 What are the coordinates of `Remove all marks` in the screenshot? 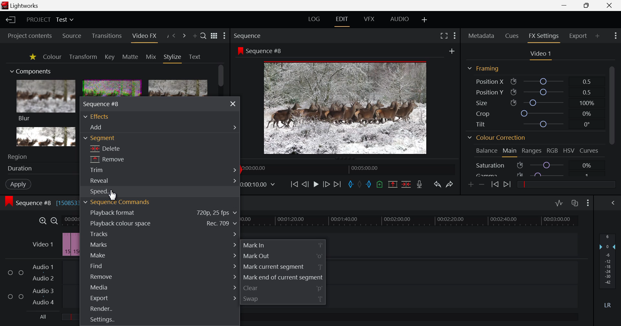 It's located at (362, 183).